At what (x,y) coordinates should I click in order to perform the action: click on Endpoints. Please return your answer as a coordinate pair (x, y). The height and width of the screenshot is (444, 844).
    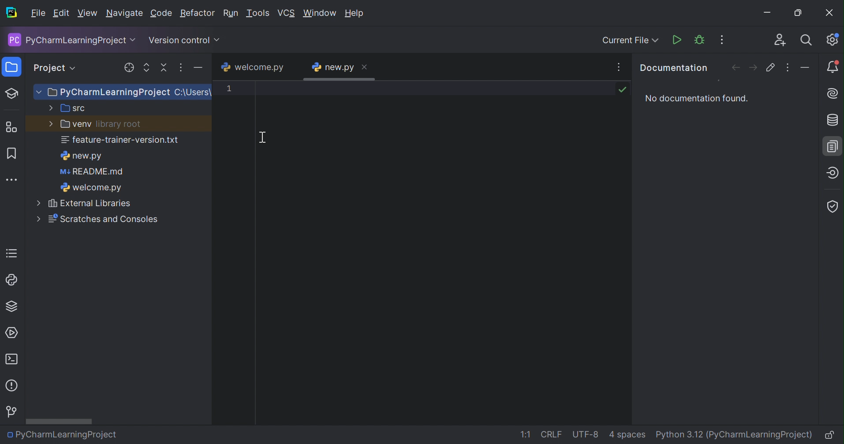
    Looking at the image, I should click on (832, 173).